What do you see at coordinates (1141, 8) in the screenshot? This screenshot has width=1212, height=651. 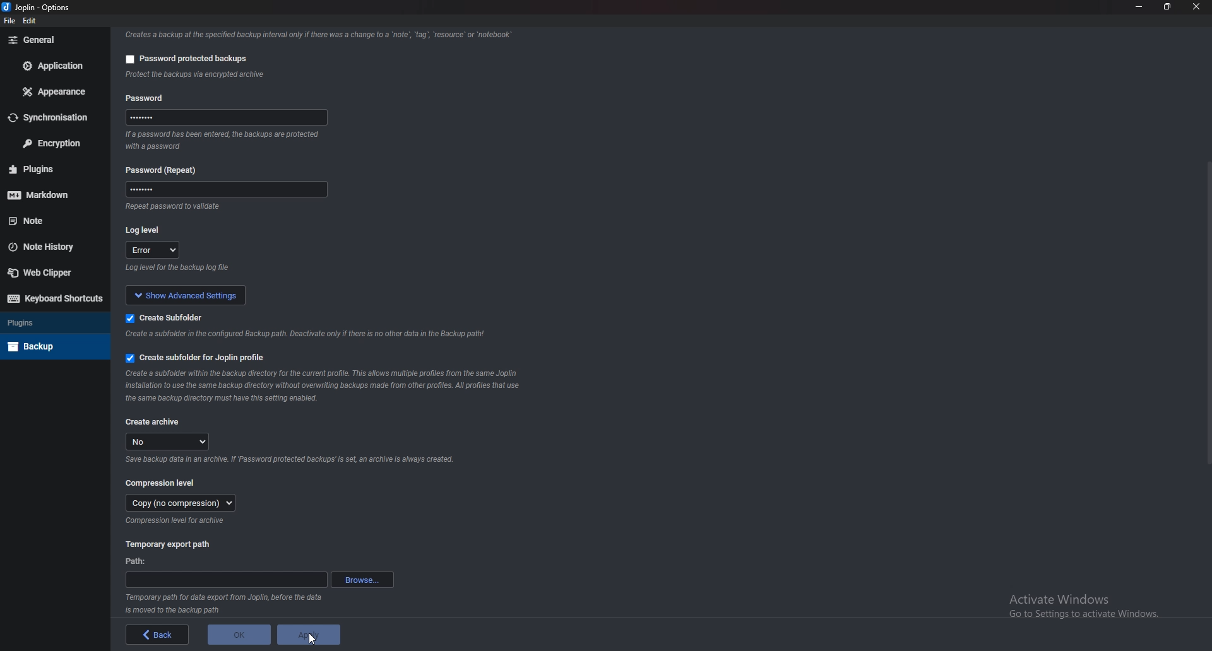 I see `Minimize` at bounding box center [1141, 8].